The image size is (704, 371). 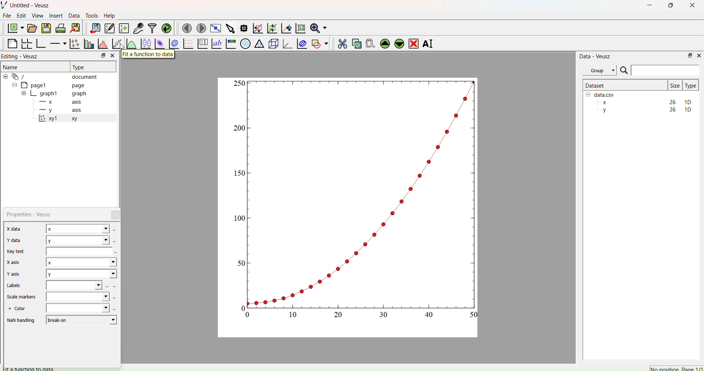 I want to click on Fit a function to data, so click(x=117, y=44).